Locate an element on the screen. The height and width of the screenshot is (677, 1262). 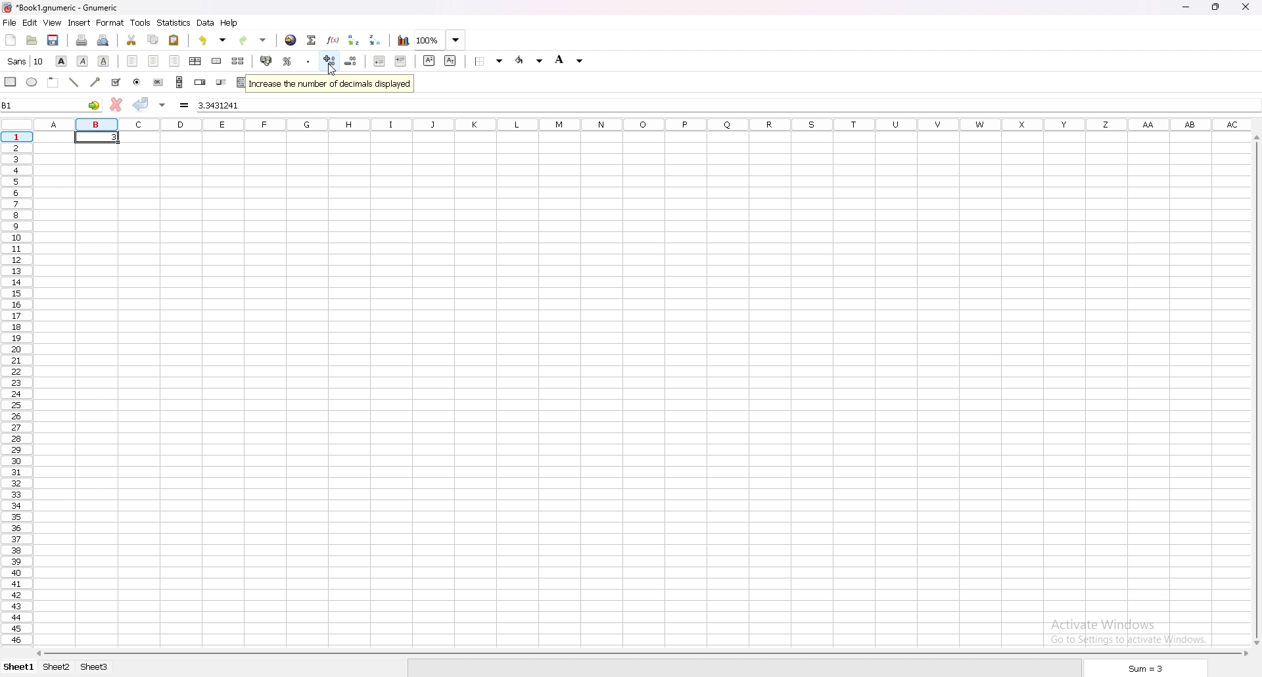
arrowed line is located at coordinates (95, 82).